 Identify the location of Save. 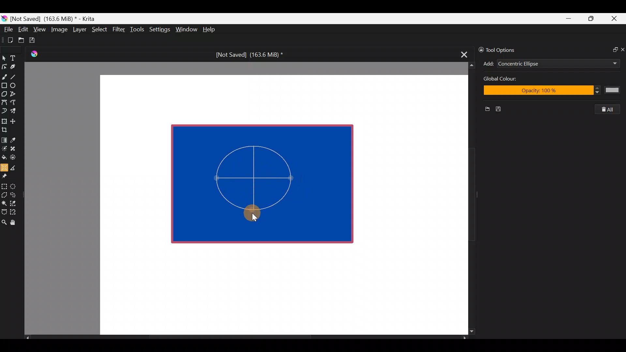
(501, 109).